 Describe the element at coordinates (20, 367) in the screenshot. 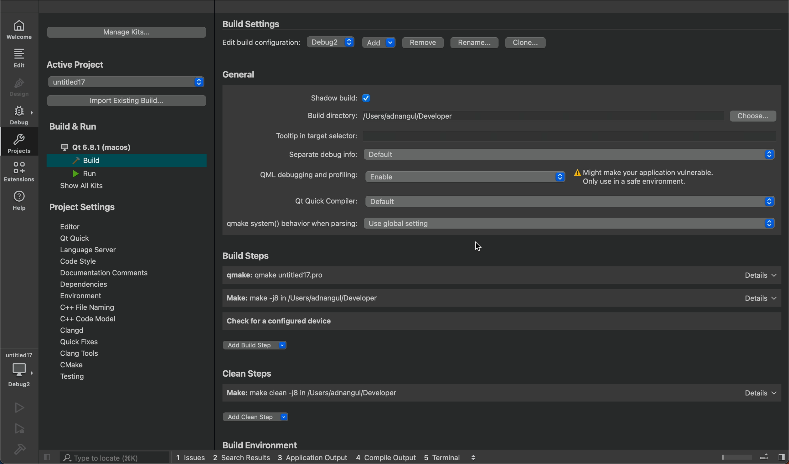

I see `debugger` at that location.